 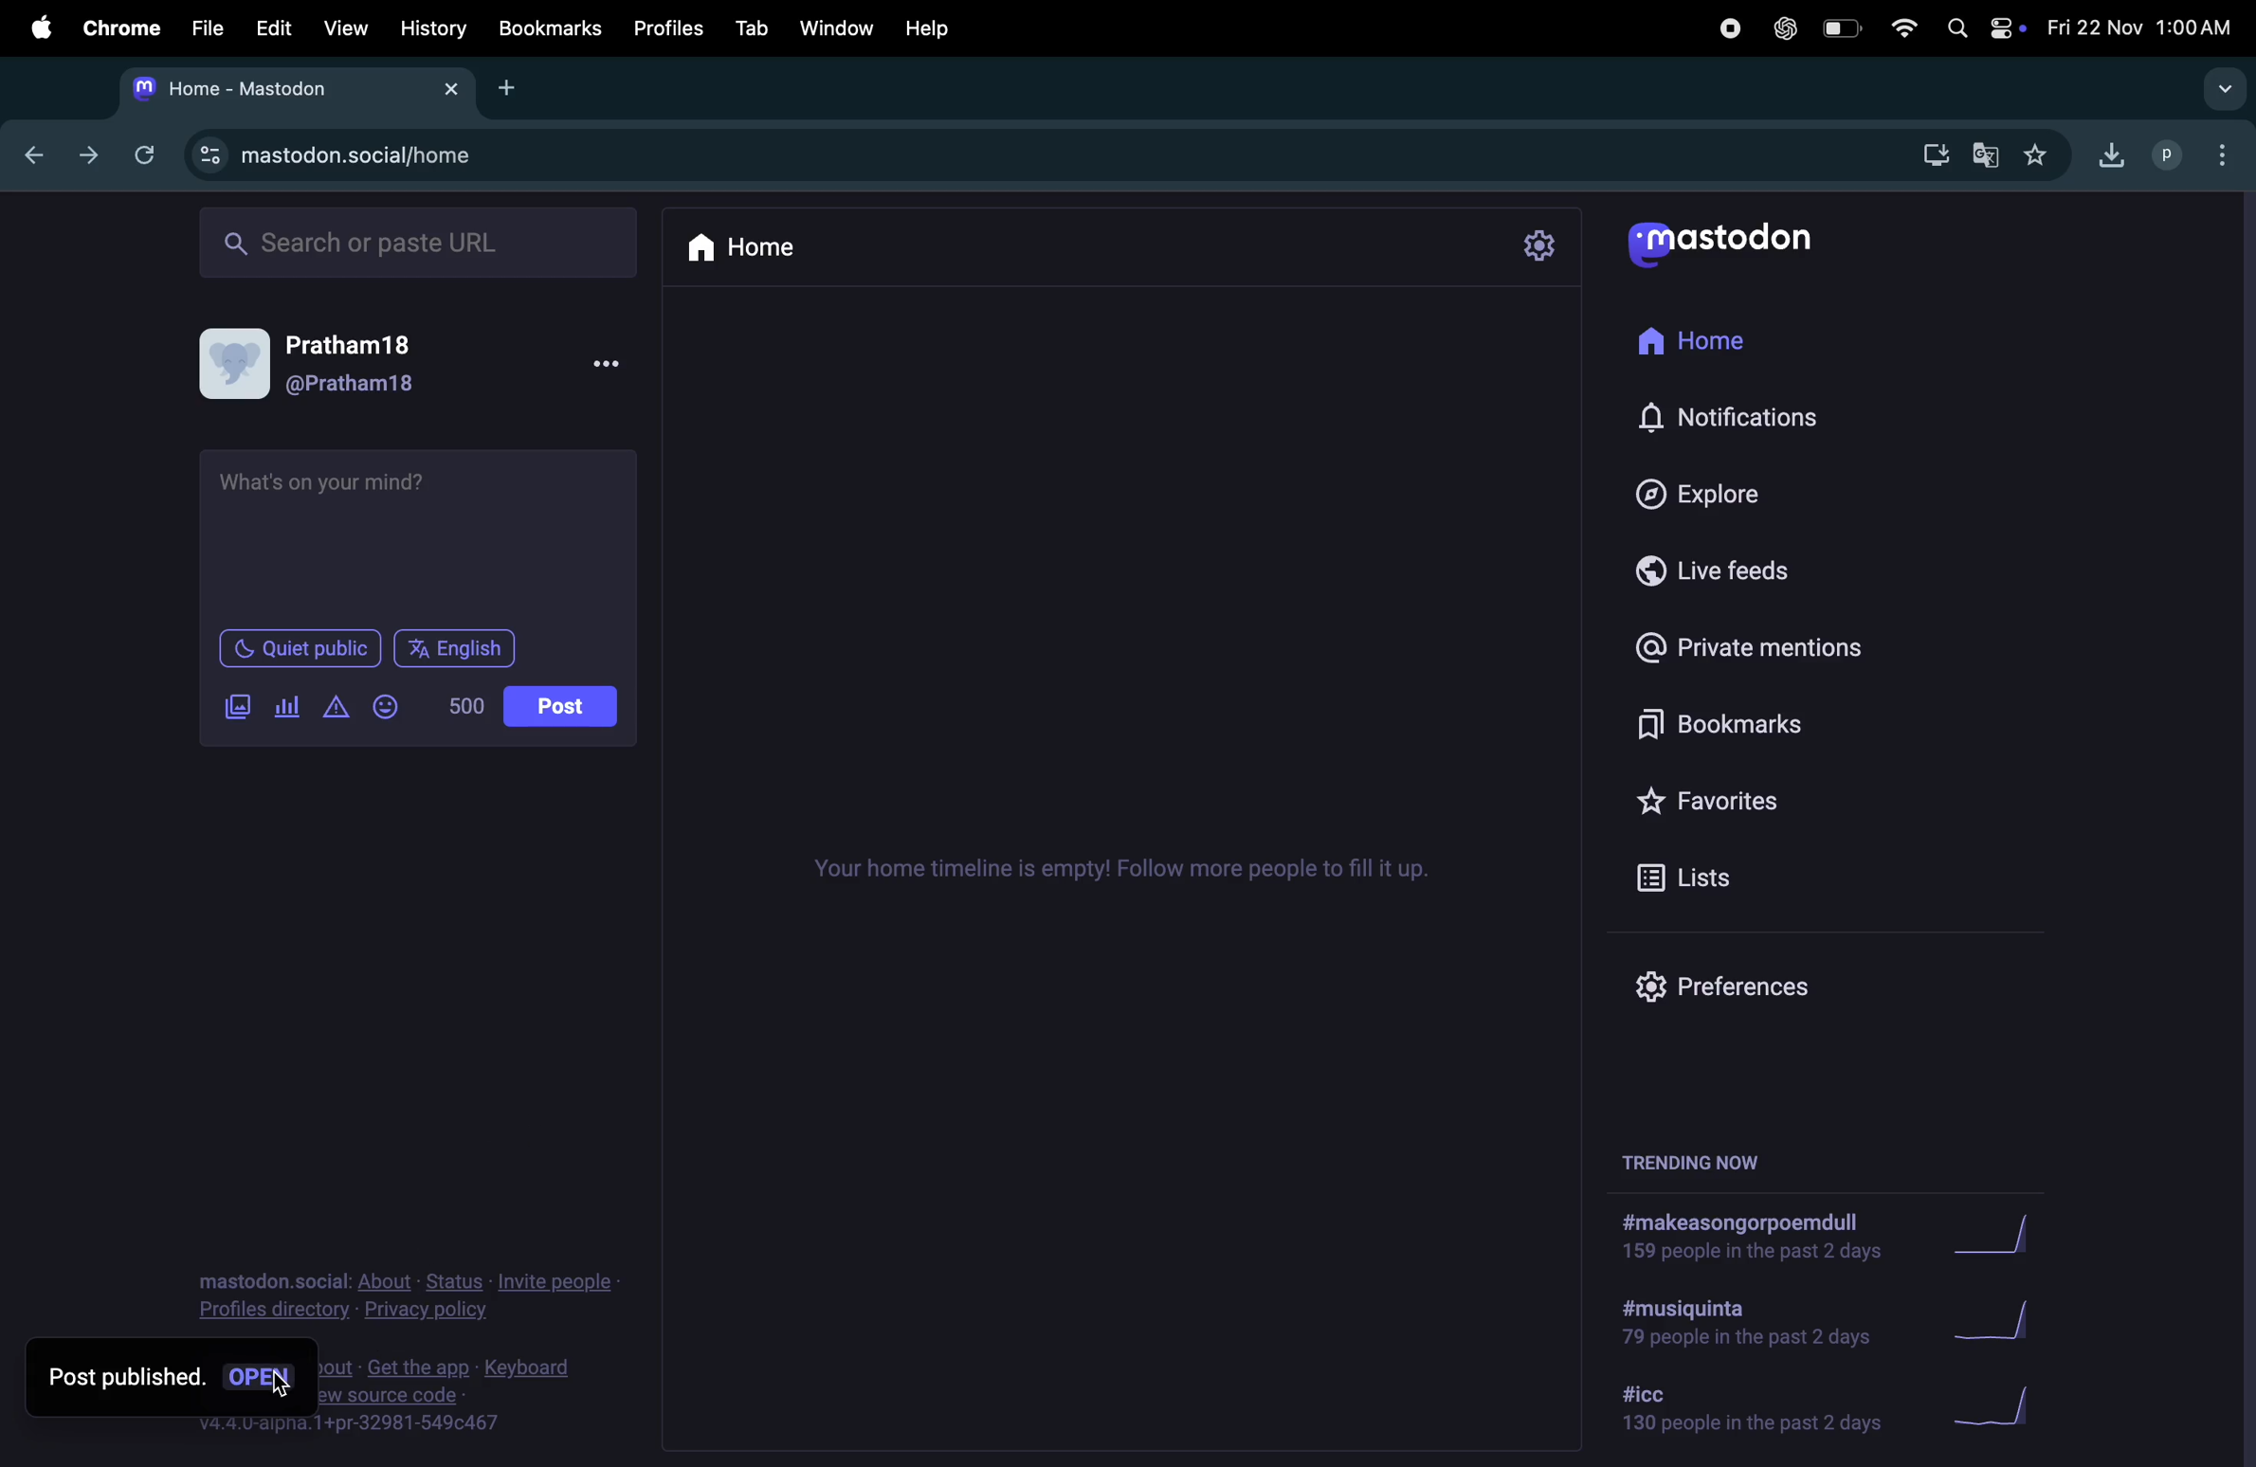 What do you see at coordinates (2001, 1237) in the screenshot?
I see `graphs` at bounding box center [2001, 1237].